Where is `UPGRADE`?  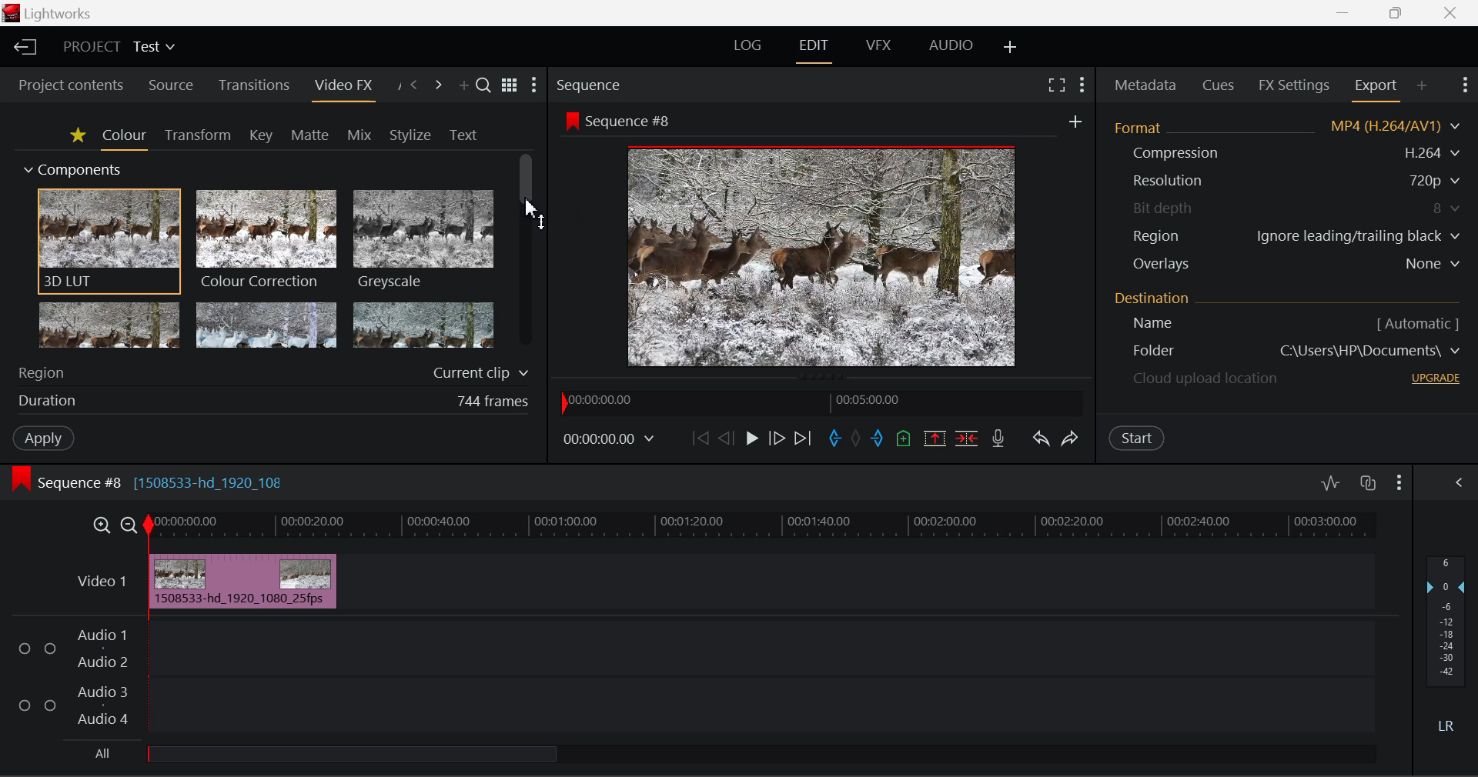
UPGRADE is located at coordinates (1436, 378).